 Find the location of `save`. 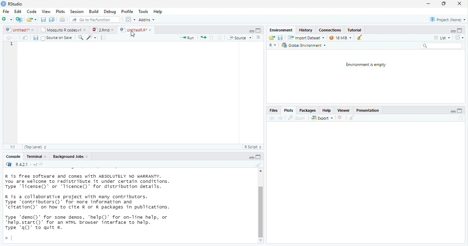

save is located at coordinates (35, 38).